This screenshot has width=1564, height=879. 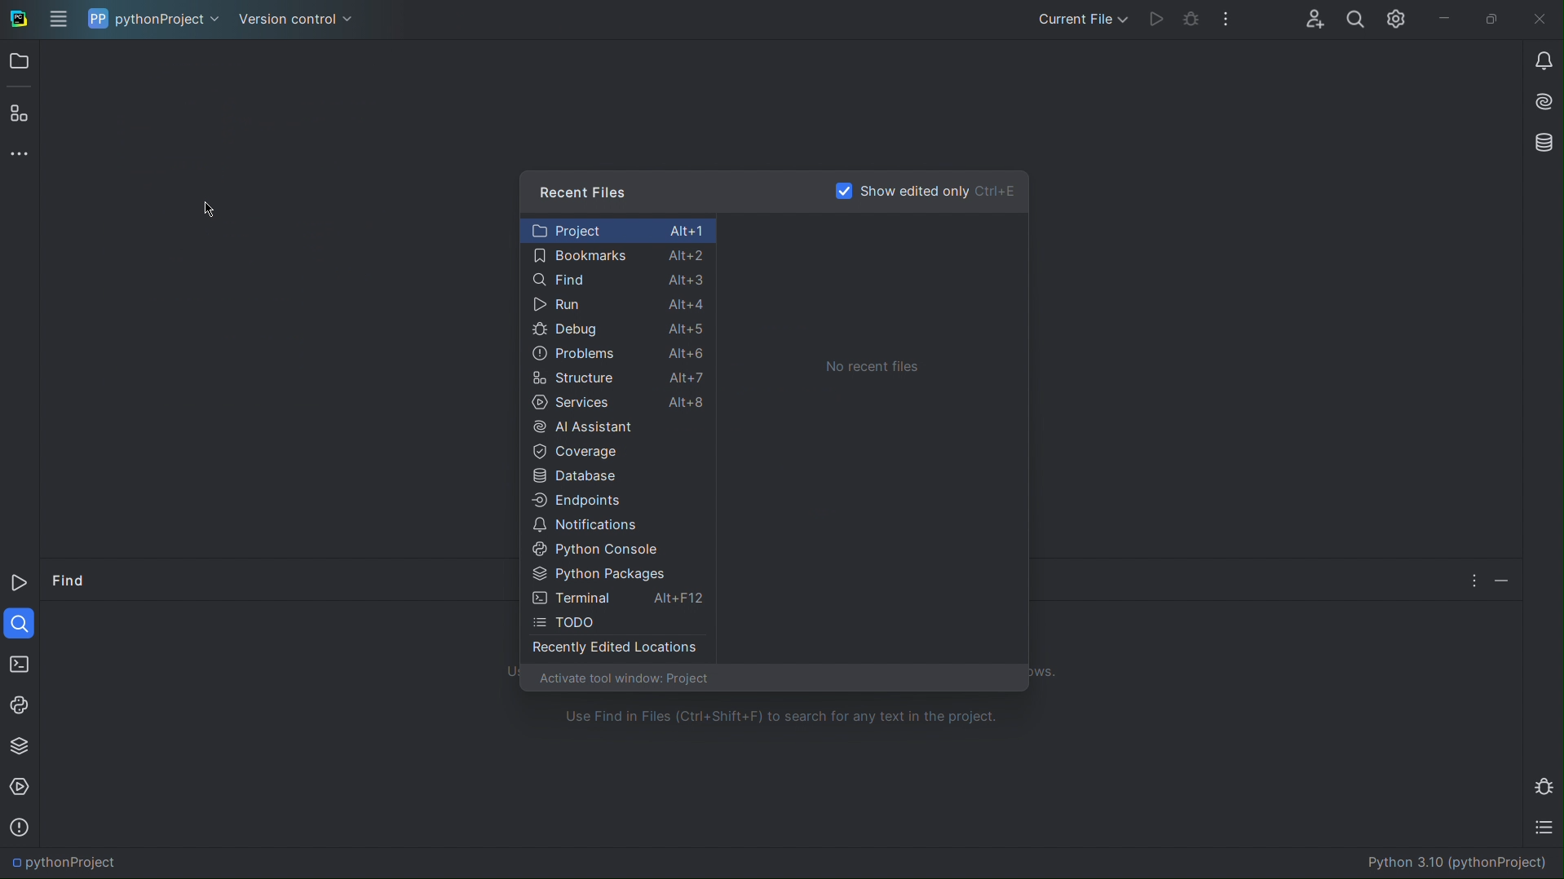 I want to click on Project, so click(x=616, y=229).